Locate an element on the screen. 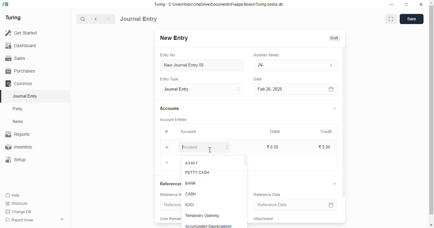  purchases is located at coordinates (20, 71).